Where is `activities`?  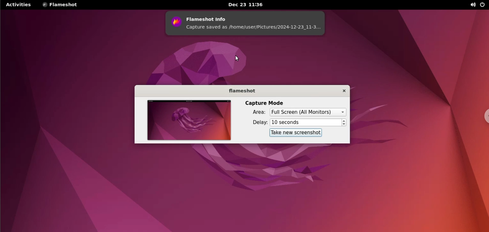 activities is located at coordinates (18, 5).